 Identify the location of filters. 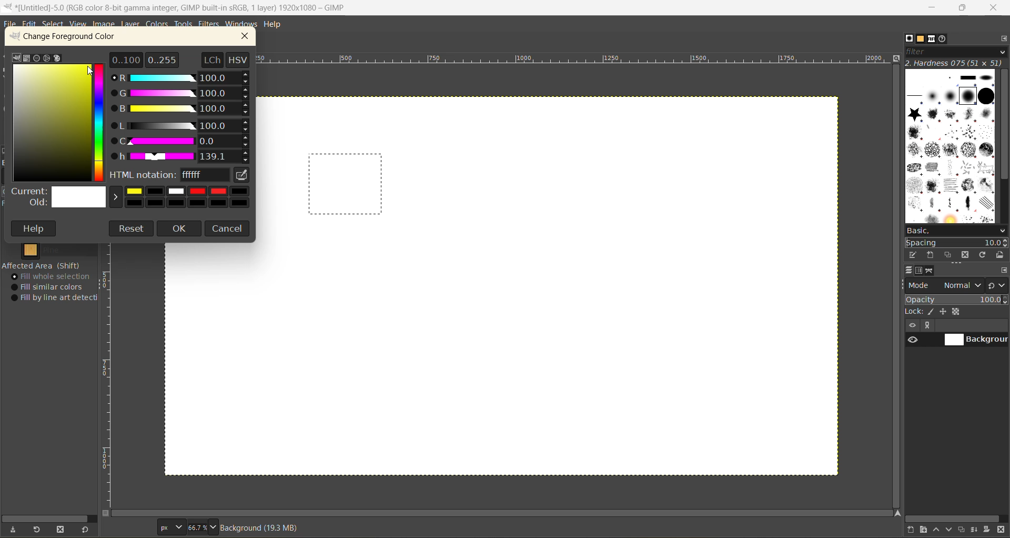
(209, 24).